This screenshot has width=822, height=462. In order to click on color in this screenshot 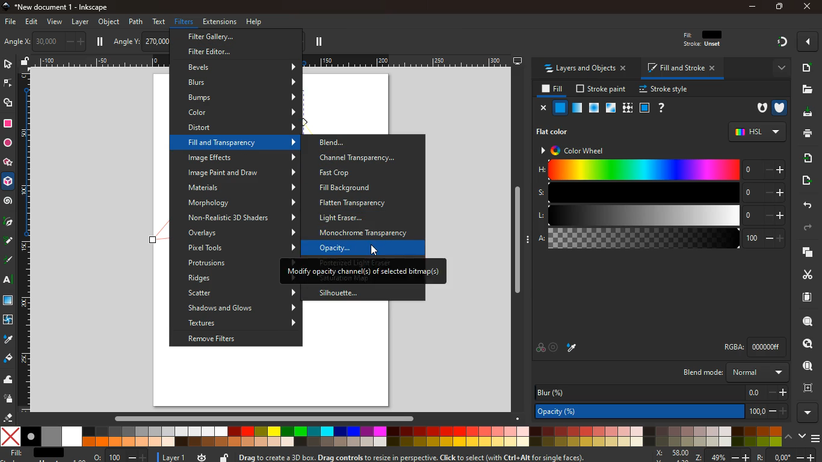, I will do `click(540, 349)`.